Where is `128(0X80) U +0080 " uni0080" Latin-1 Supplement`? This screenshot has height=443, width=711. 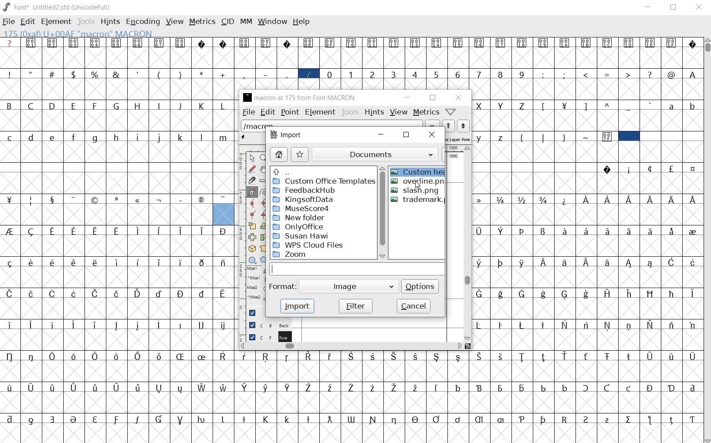
128(0X80) U +0080 " uni0080" Latin-1 Supplement is located at coordinates (98, 33).